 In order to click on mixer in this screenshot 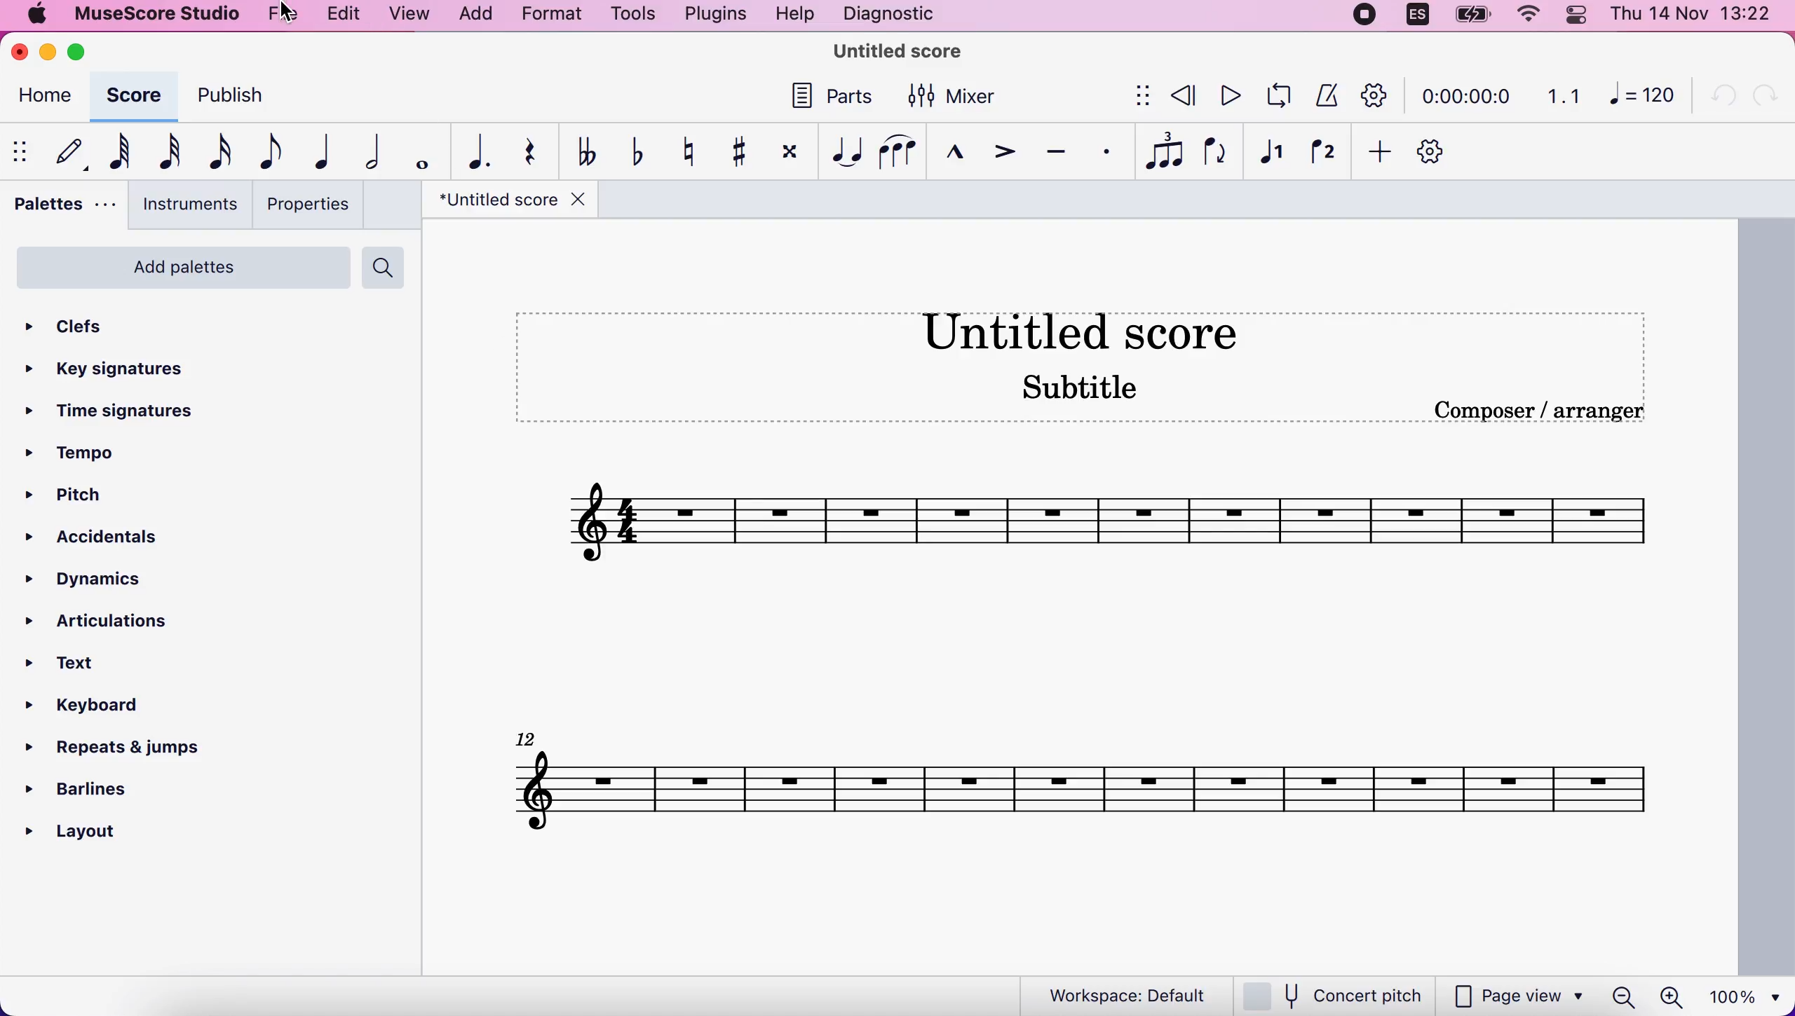, I will do `click(959, 95)`.